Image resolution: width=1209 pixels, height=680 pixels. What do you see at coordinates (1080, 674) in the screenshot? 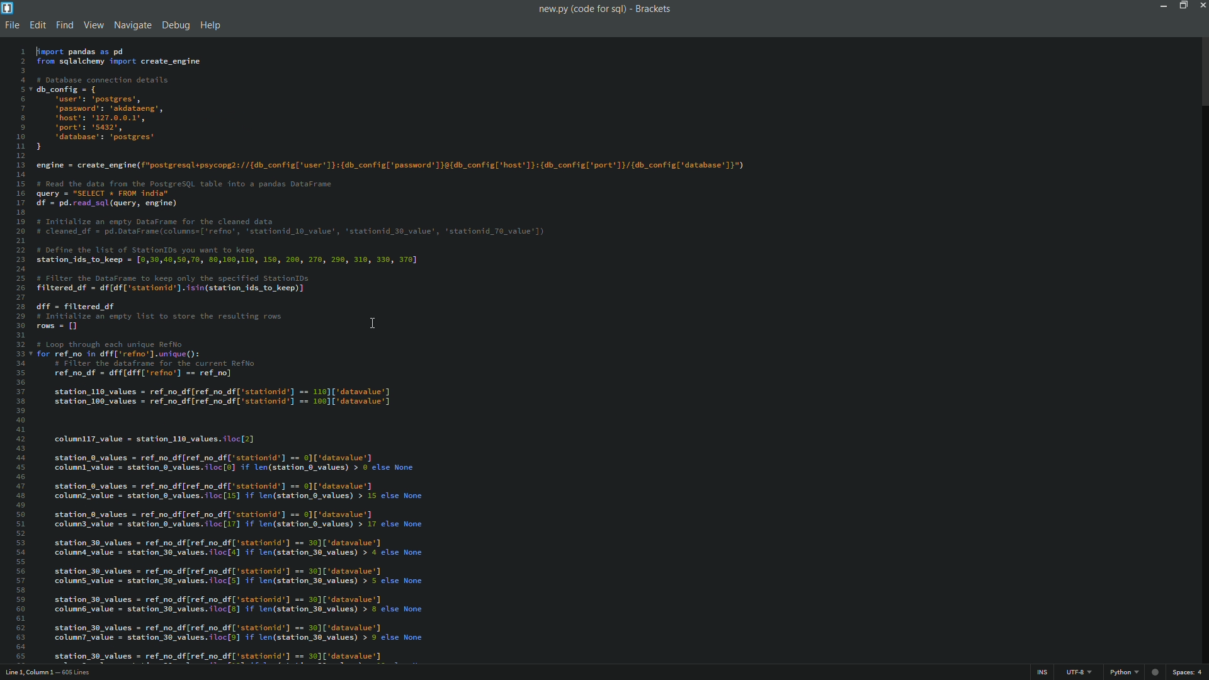
I see `file encoding` at bounding box center [1080, 674].